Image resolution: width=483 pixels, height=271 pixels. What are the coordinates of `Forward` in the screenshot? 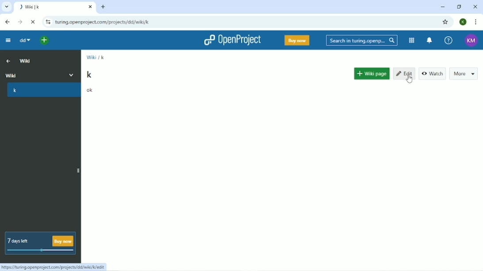 It's located at (20, 22).